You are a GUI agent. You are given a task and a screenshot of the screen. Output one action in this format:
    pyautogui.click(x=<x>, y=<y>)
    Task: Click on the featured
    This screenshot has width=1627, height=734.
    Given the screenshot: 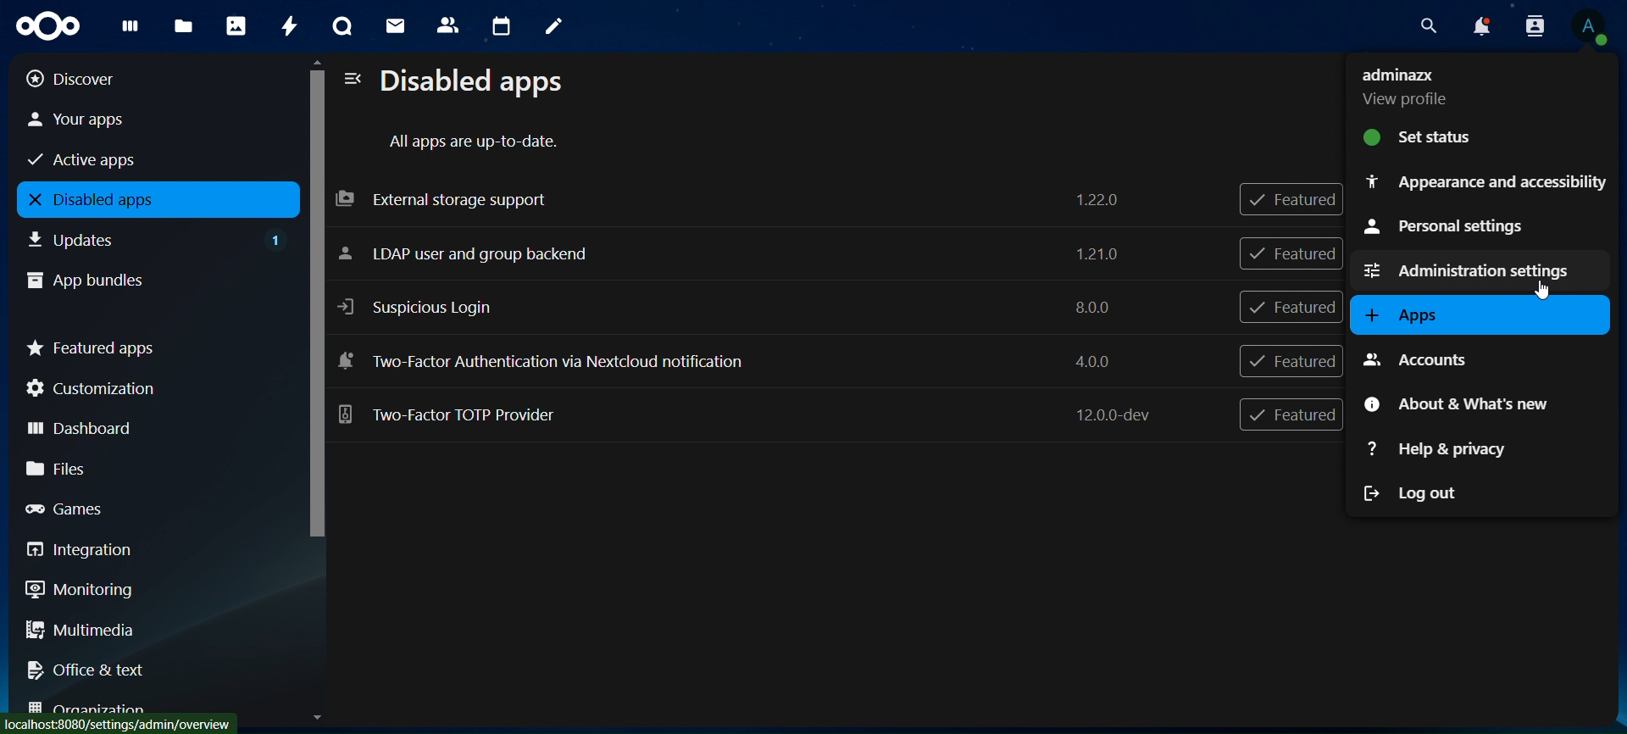 What is the action you would take?
    pyautogui.click(x=1291, y=253)
    